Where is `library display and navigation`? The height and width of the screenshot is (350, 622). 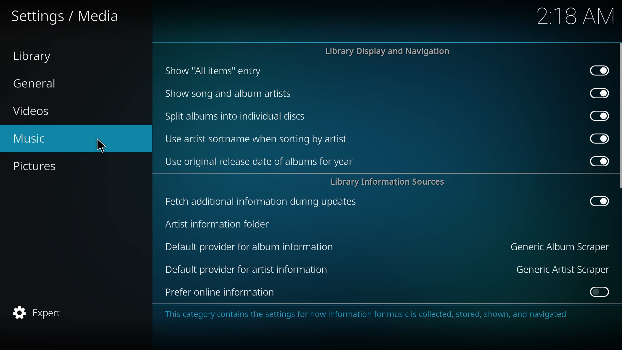
library display and navigation is located at coordinates (387, 51).